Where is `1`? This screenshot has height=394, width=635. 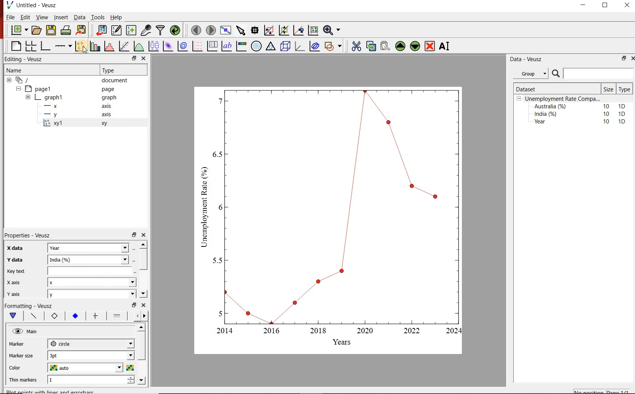 1 is located at coordinates (85, 380).